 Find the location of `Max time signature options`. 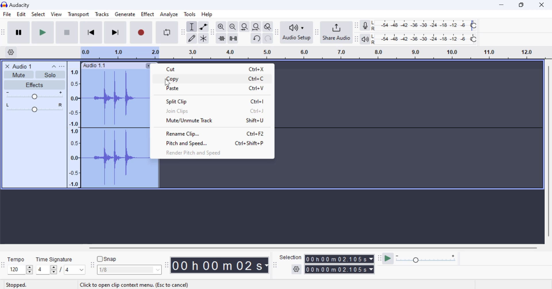

Max time signature options is located at coordinates (75, 270).